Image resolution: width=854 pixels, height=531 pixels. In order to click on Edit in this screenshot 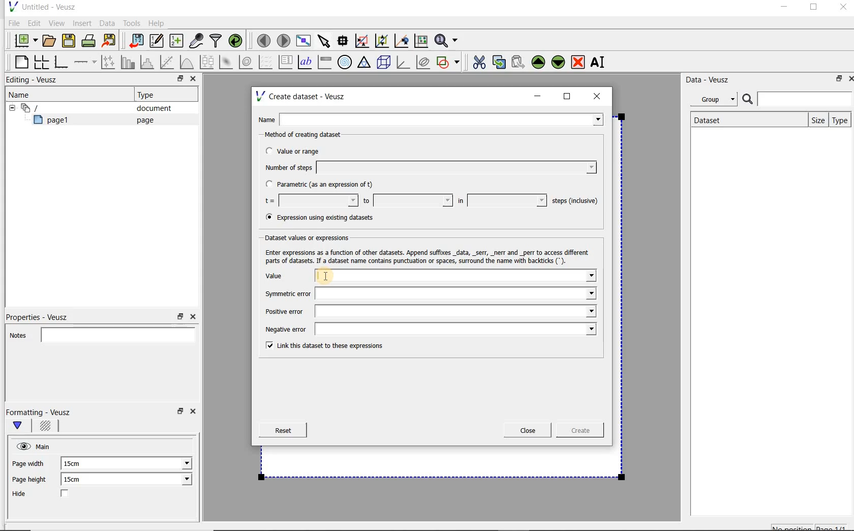, I will do `click(34, 23)`.